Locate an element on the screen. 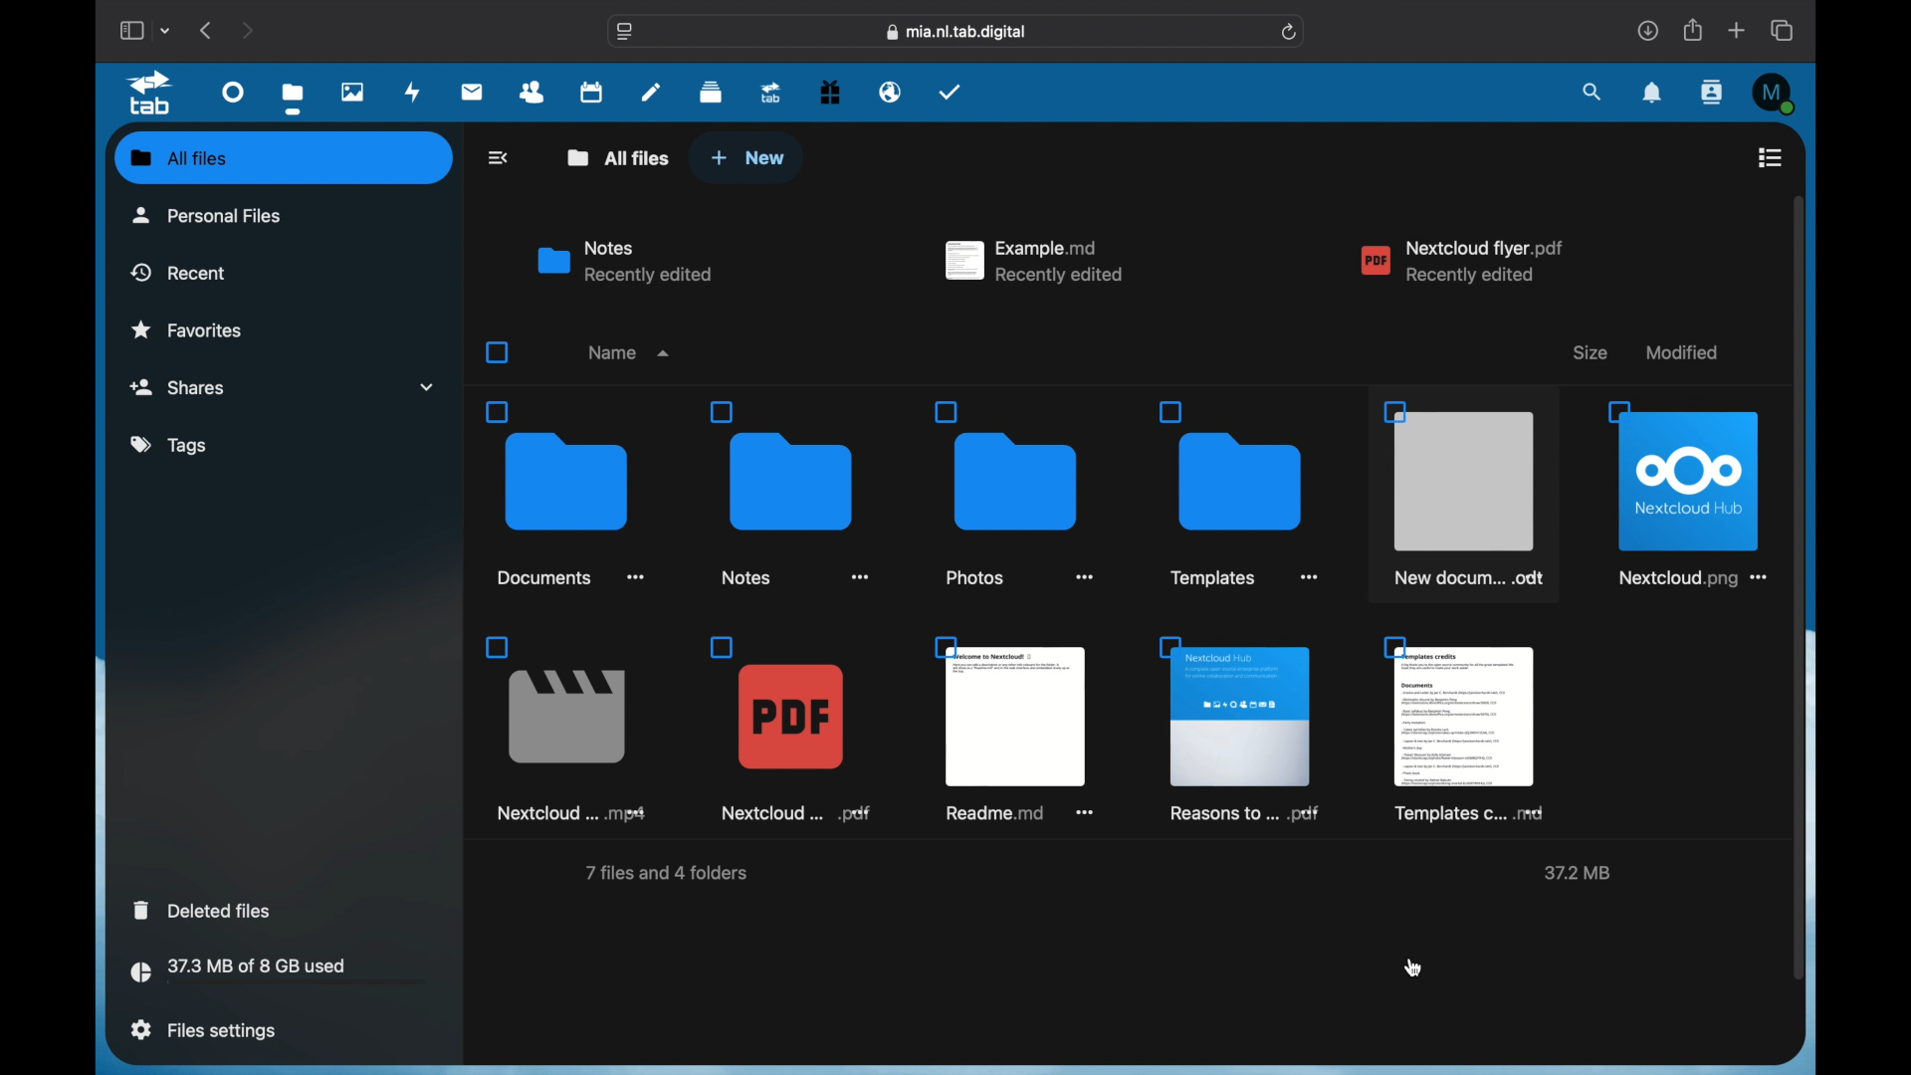  storage is located at coordinates (279, 973).